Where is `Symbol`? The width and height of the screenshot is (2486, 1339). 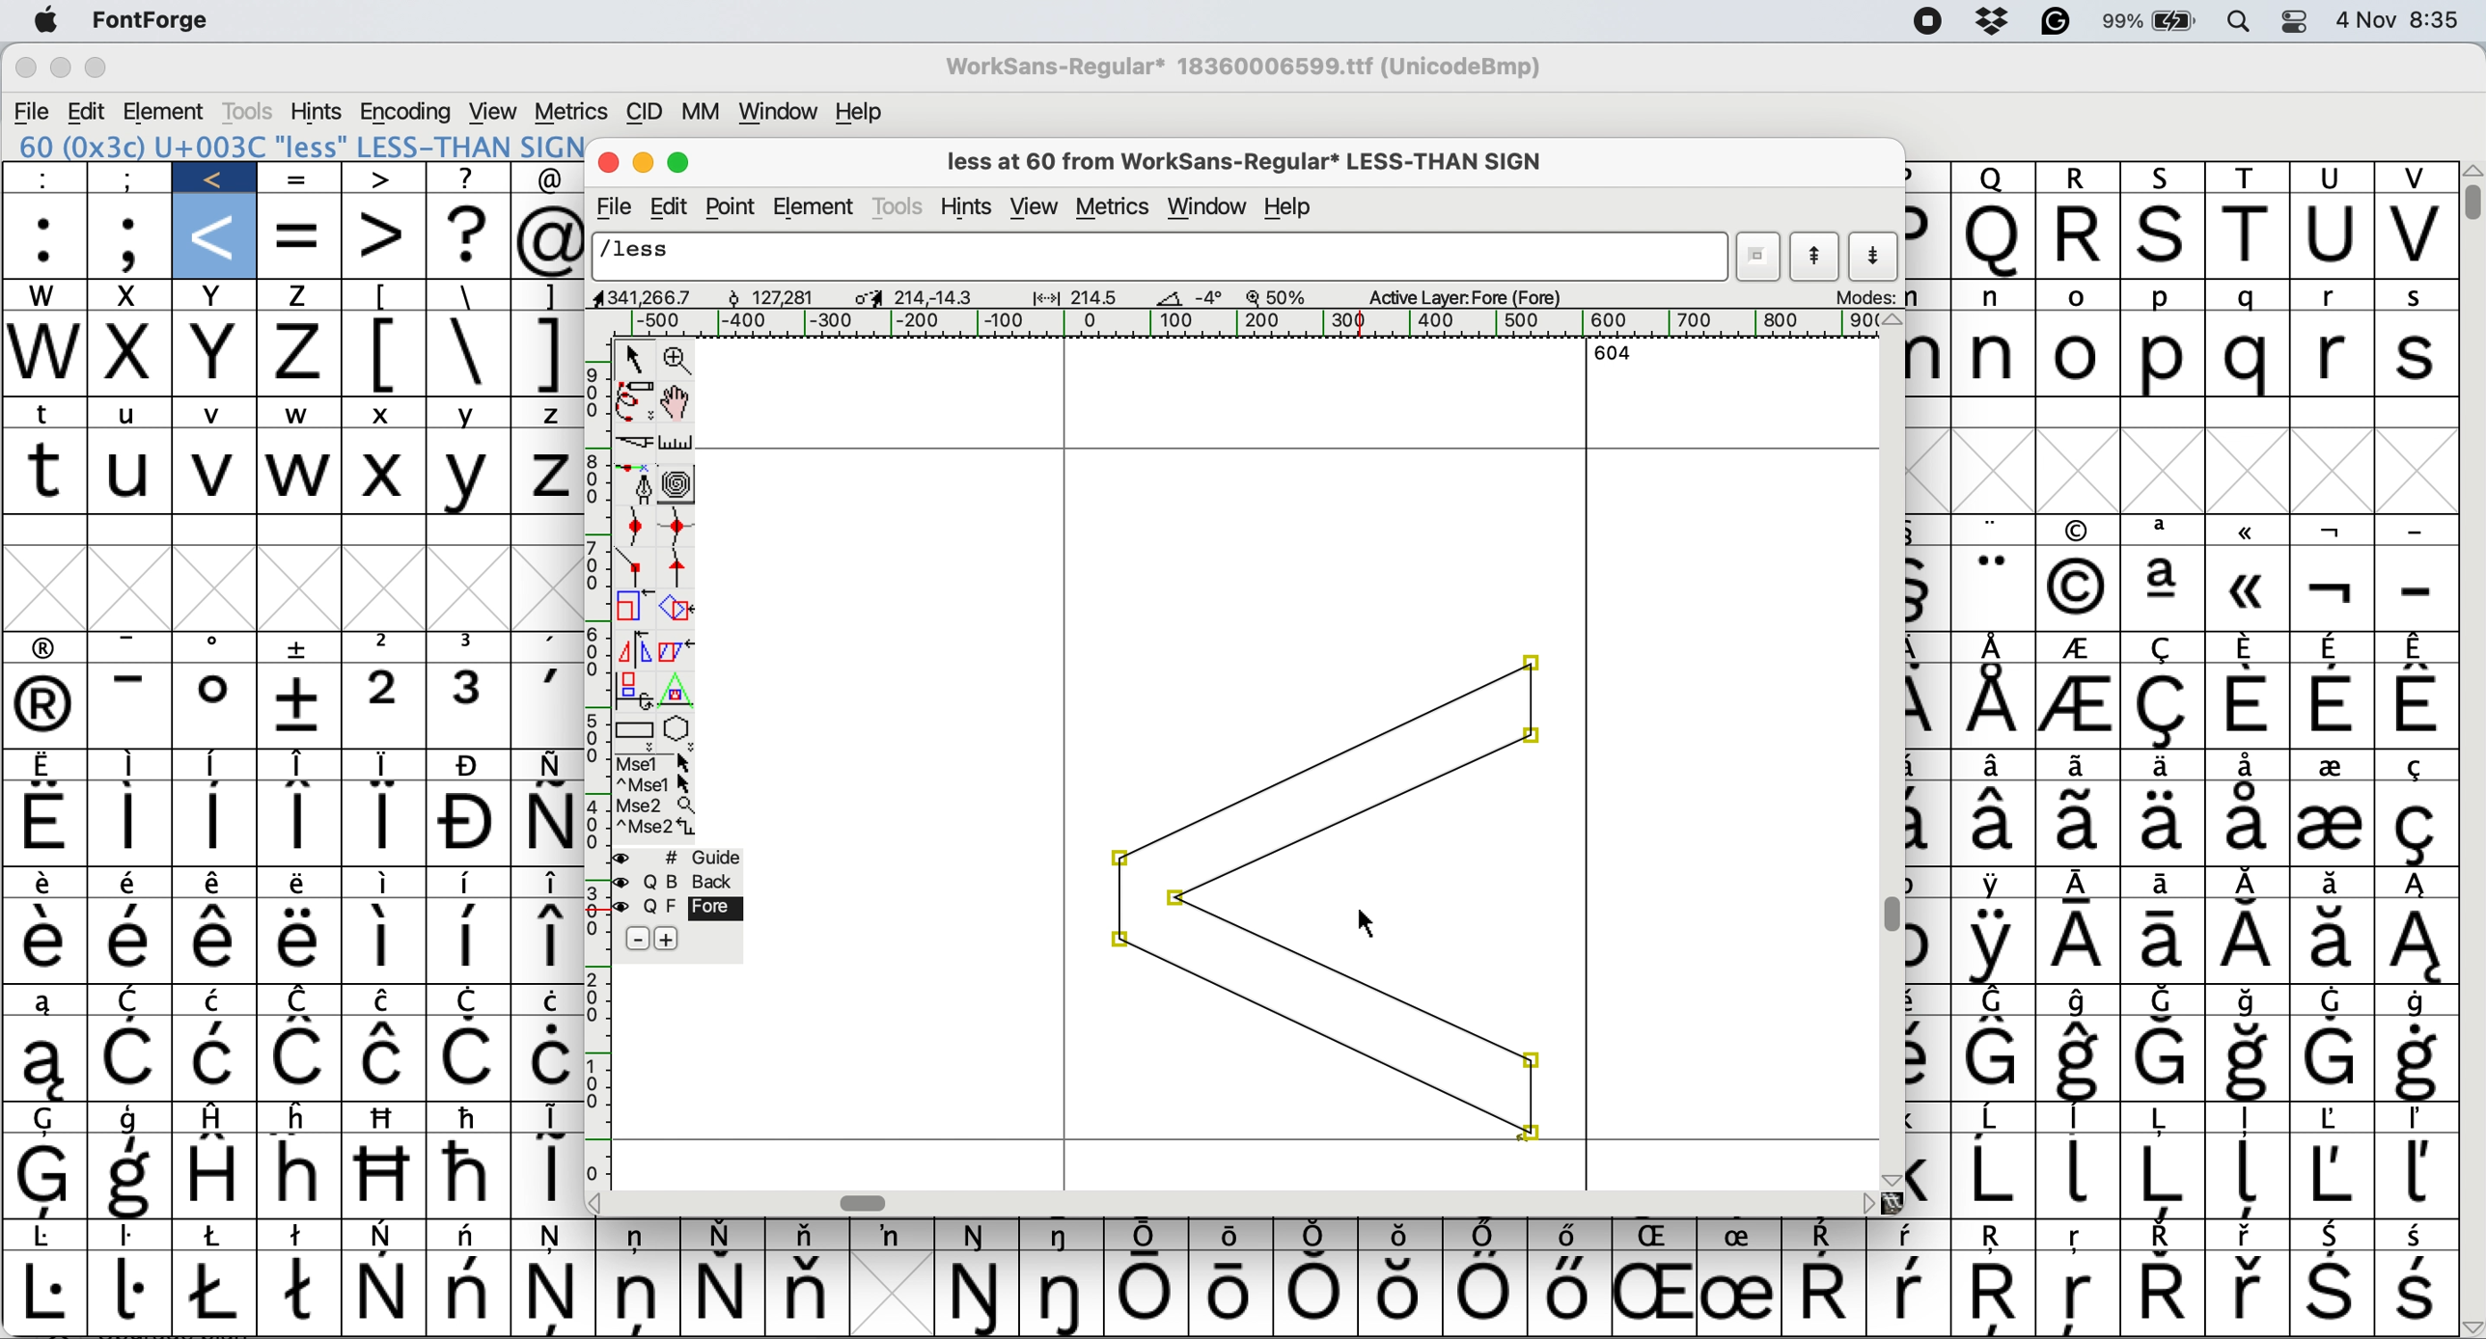
Symbol is located at coordinates (1486, 1292).